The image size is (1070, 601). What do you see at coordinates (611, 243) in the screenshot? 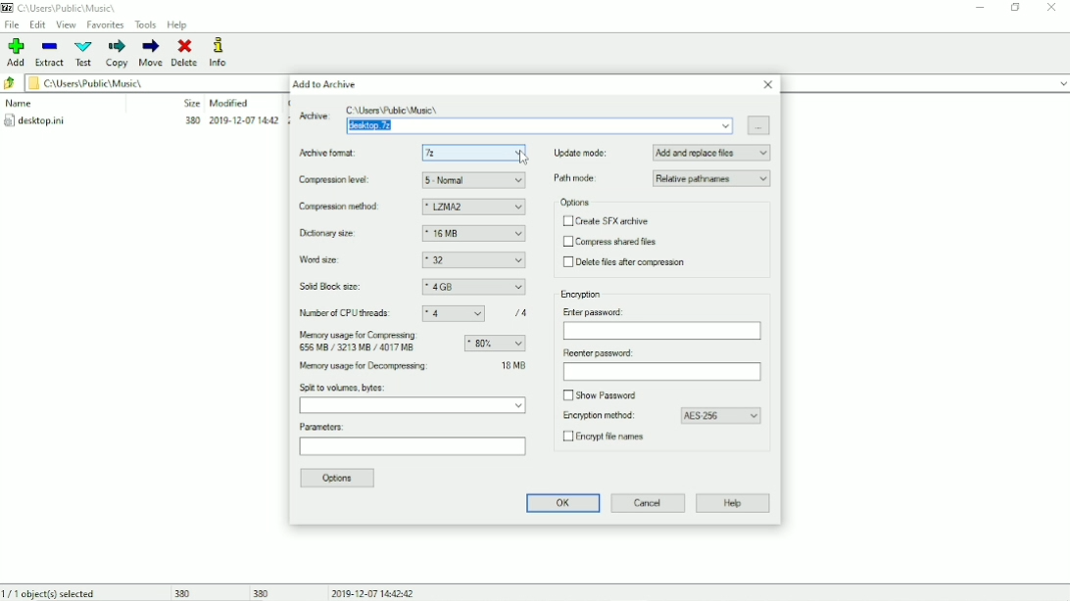
I see `Compress shared files` at bounding box center [611, 243].